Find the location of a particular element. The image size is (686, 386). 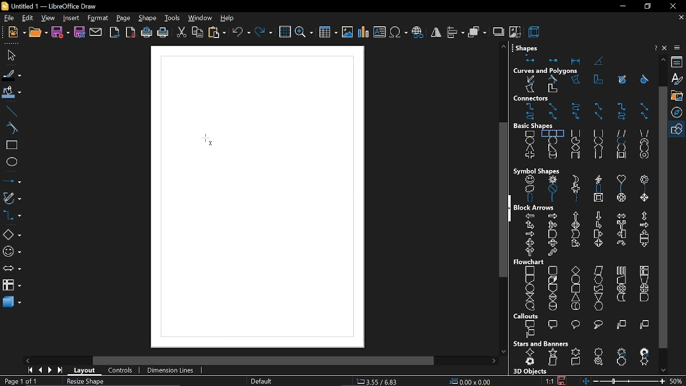

insert is located at coordinates (71, 19).